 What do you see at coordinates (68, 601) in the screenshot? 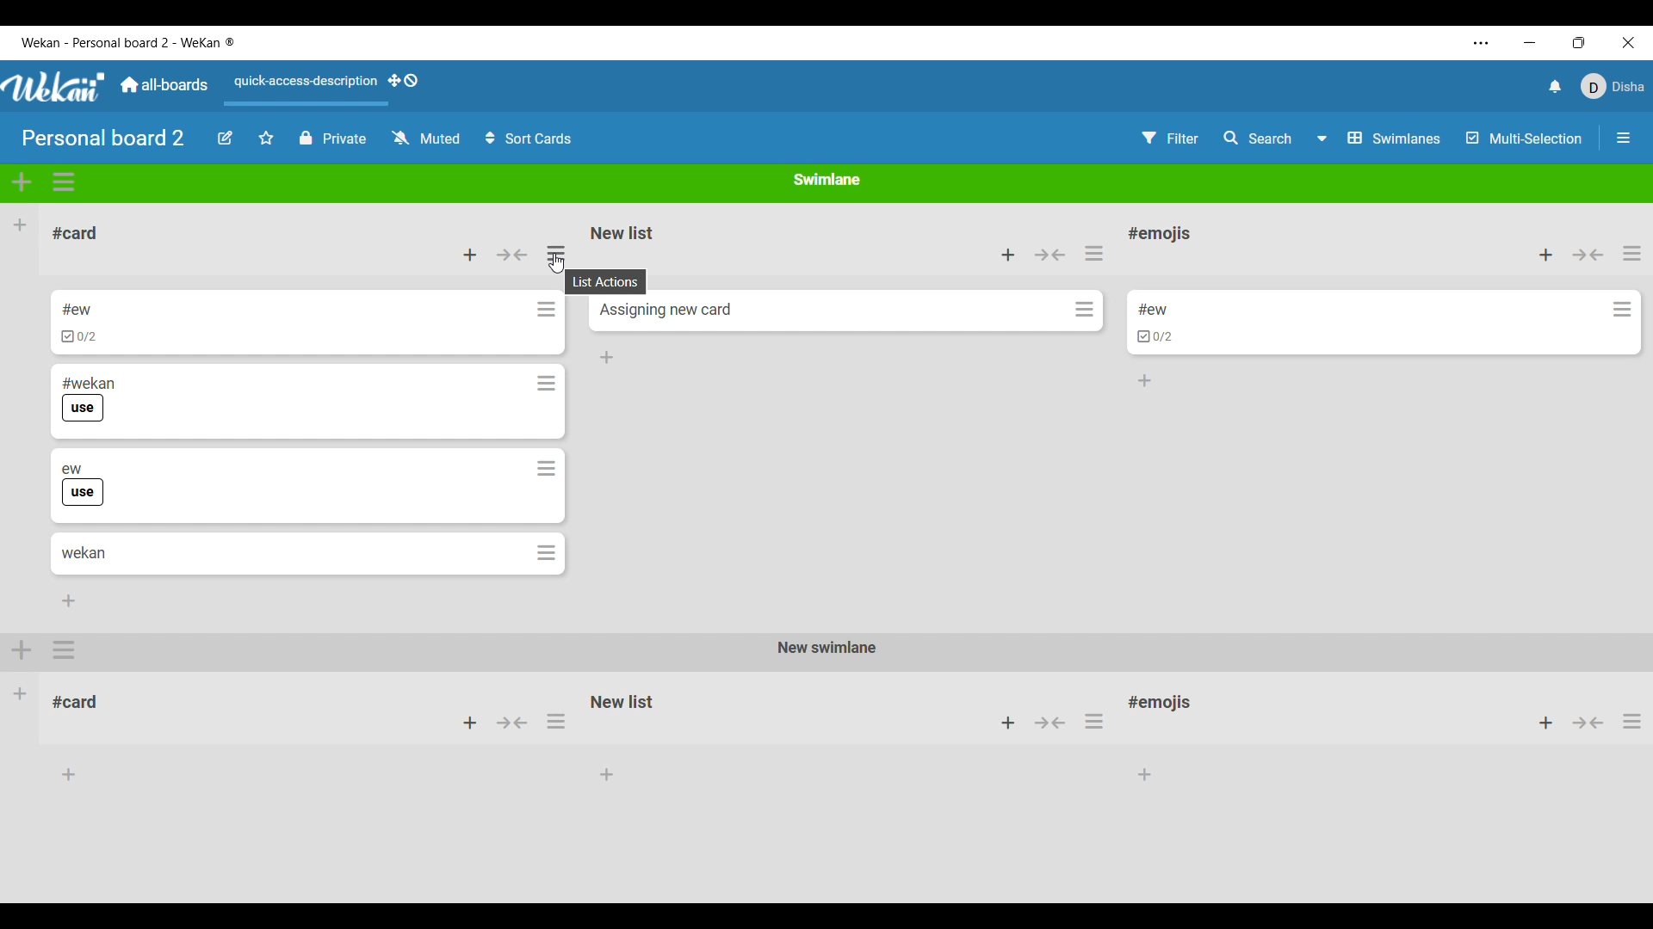
I see `Add card to bottom of list` at bounding box center [68, 601].